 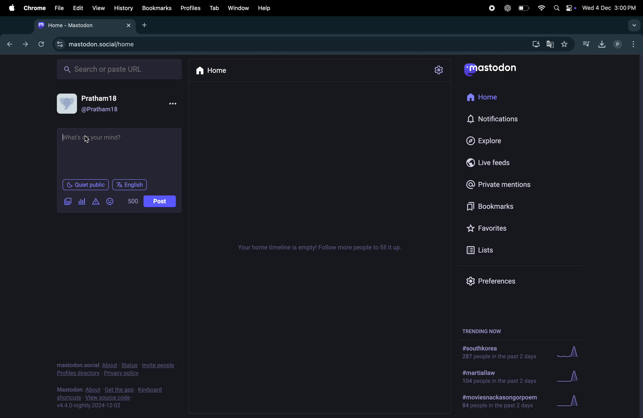 I want to click on add tab, so click(x=148, y=26).